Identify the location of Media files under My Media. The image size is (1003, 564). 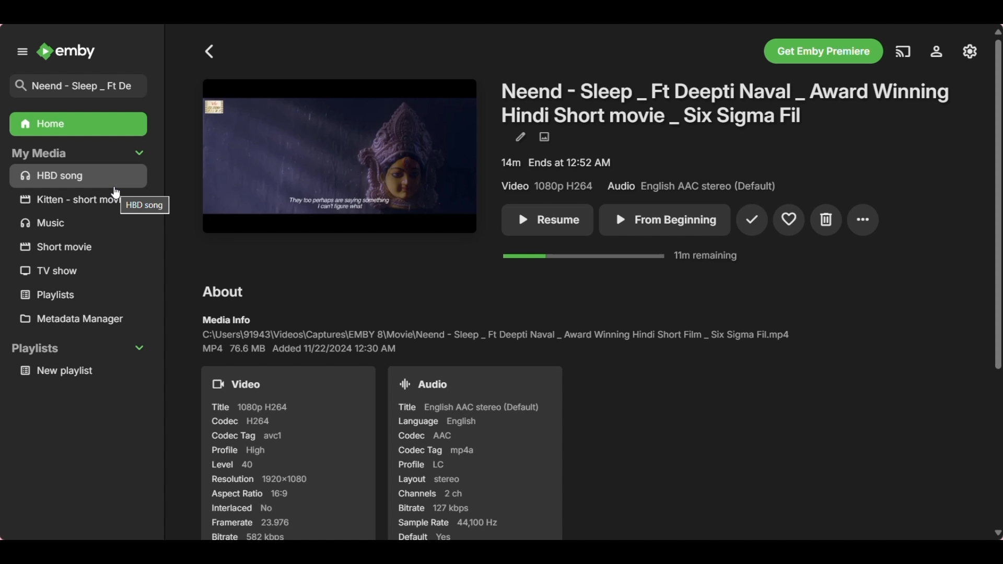
(79, 175).